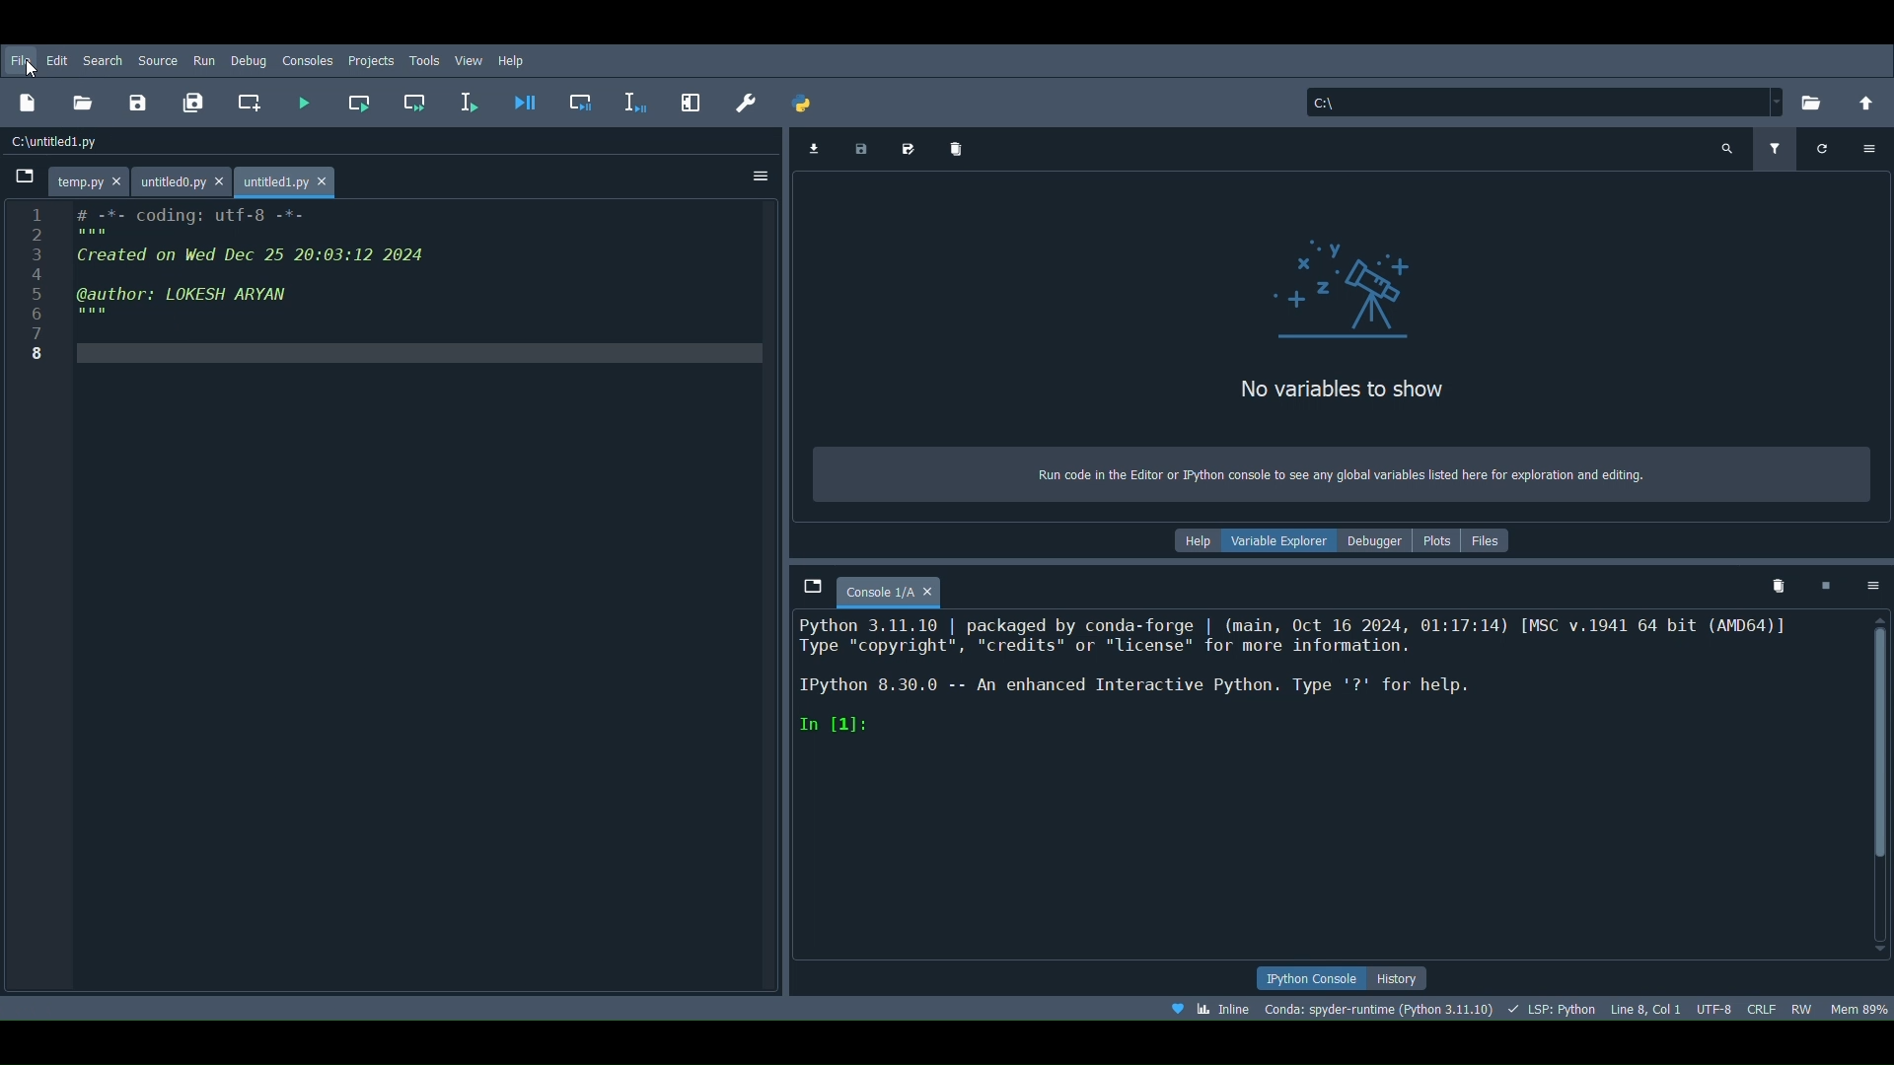 This screenshot has height=1065, width=1894. What do you see at coordinates (1401, 979) in the screenshot?
I see `History` at bounding box center [1401, 979].